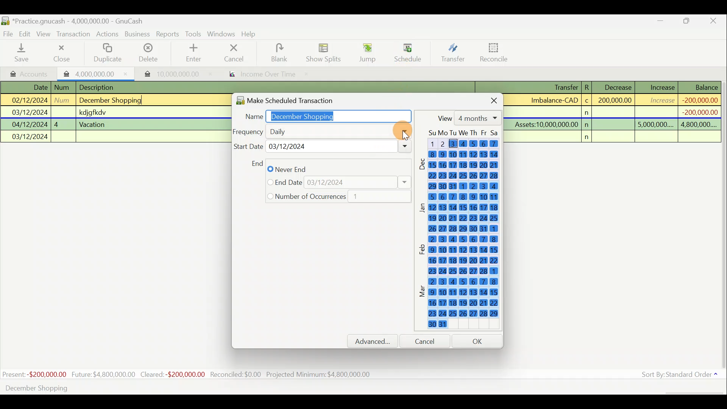 The width and height of the screenshot is (727, 409). What do you see at coordinates (488, 99) in the screenshot?
I see `Close` at bounding box center [488, 99].